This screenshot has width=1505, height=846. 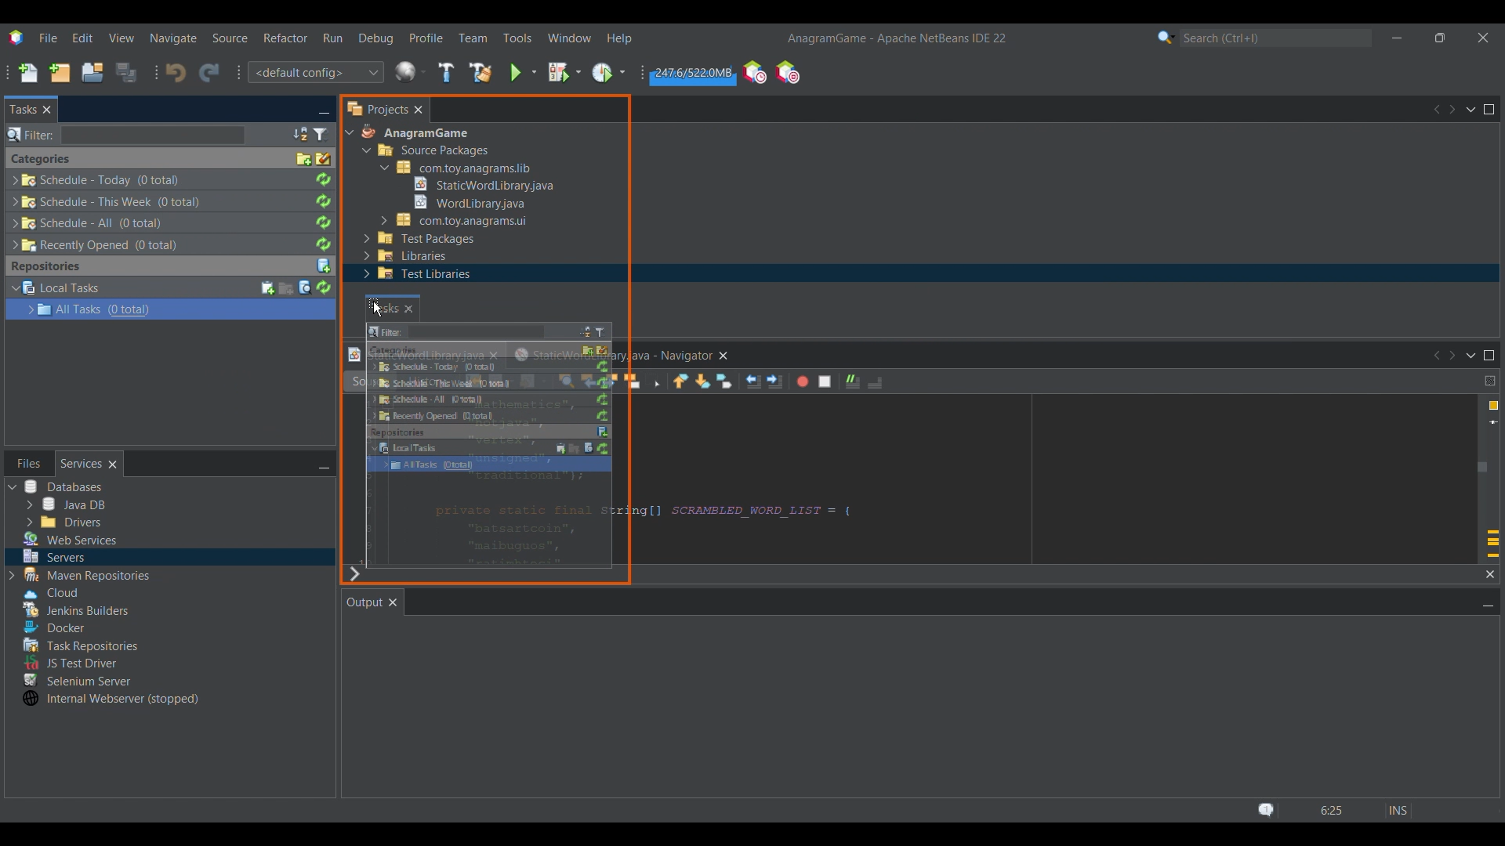 What do you see at coordinates (426, 38) in the screenshot?
I see `Profile menu` at bounding box center [426, 38].